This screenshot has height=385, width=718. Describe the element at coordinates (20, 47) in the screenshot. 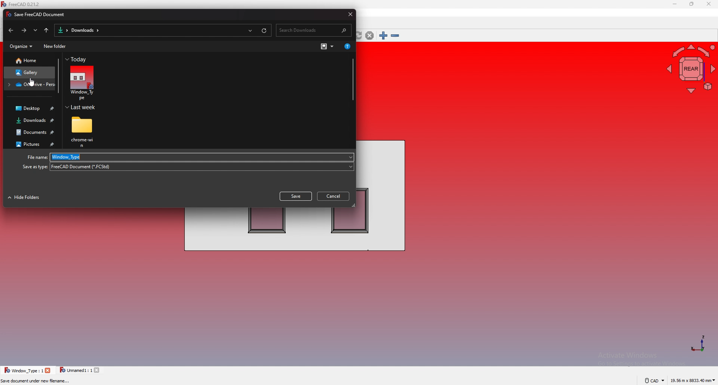

I see `organize` at that location.